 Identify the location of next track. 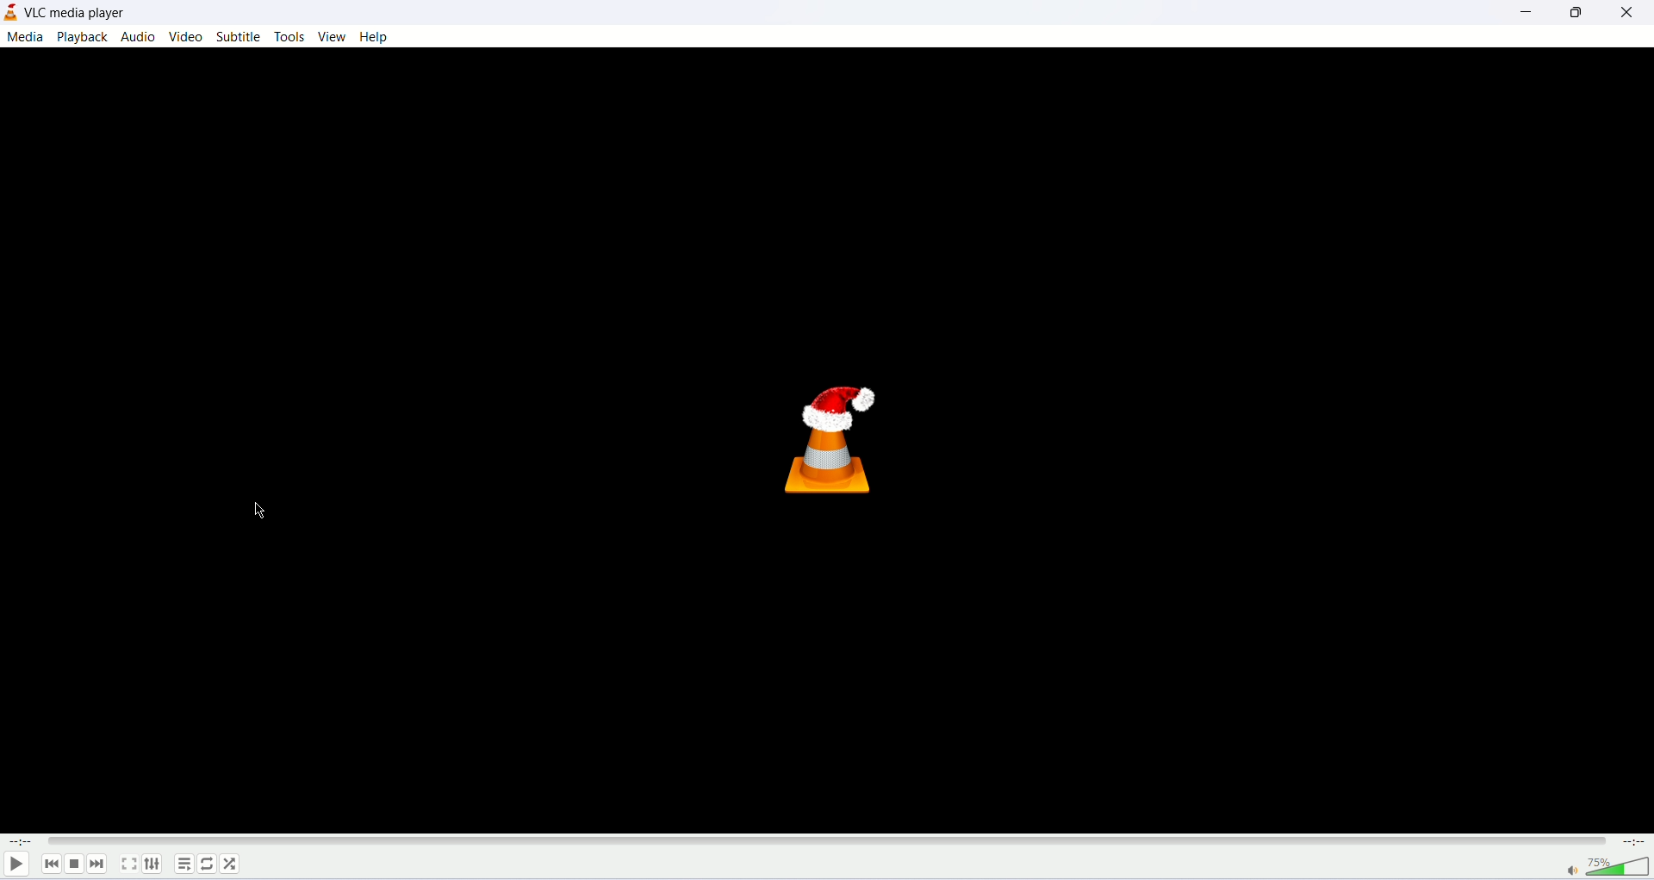
(97, 864).